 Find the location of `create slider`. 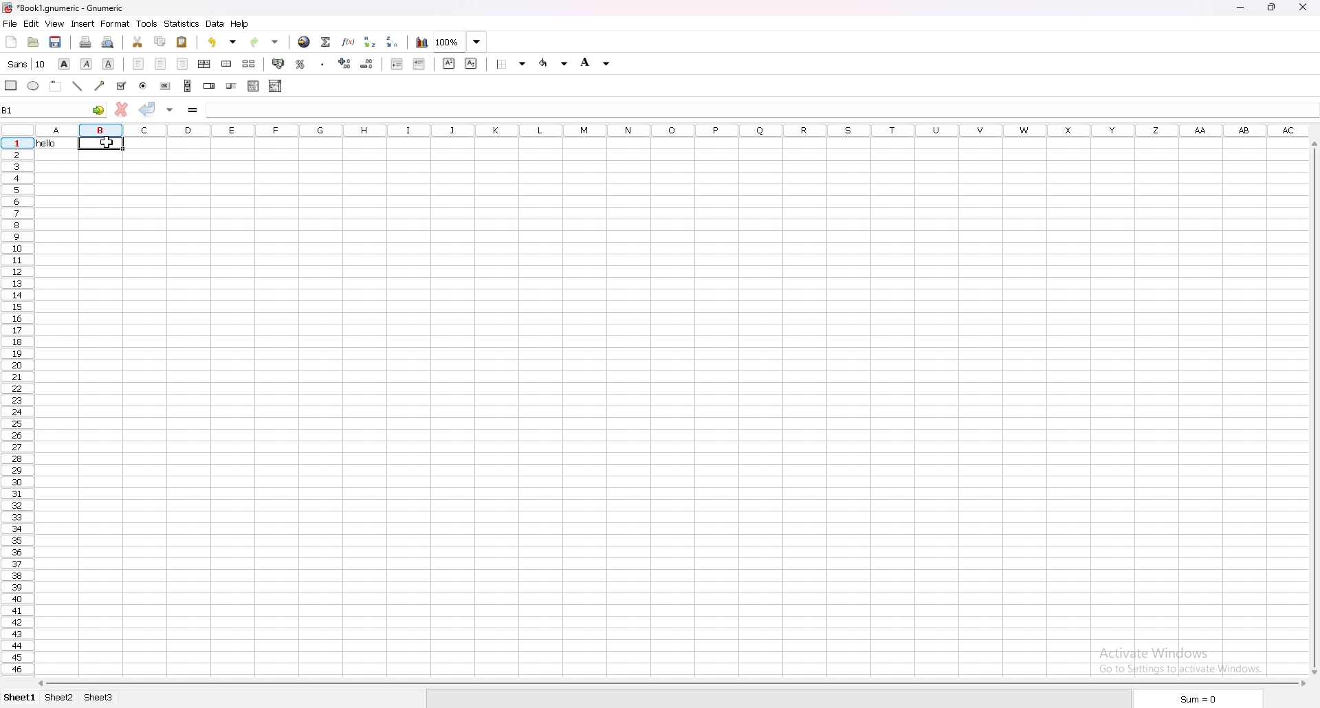

create slider is located at coordinates (233, 86).